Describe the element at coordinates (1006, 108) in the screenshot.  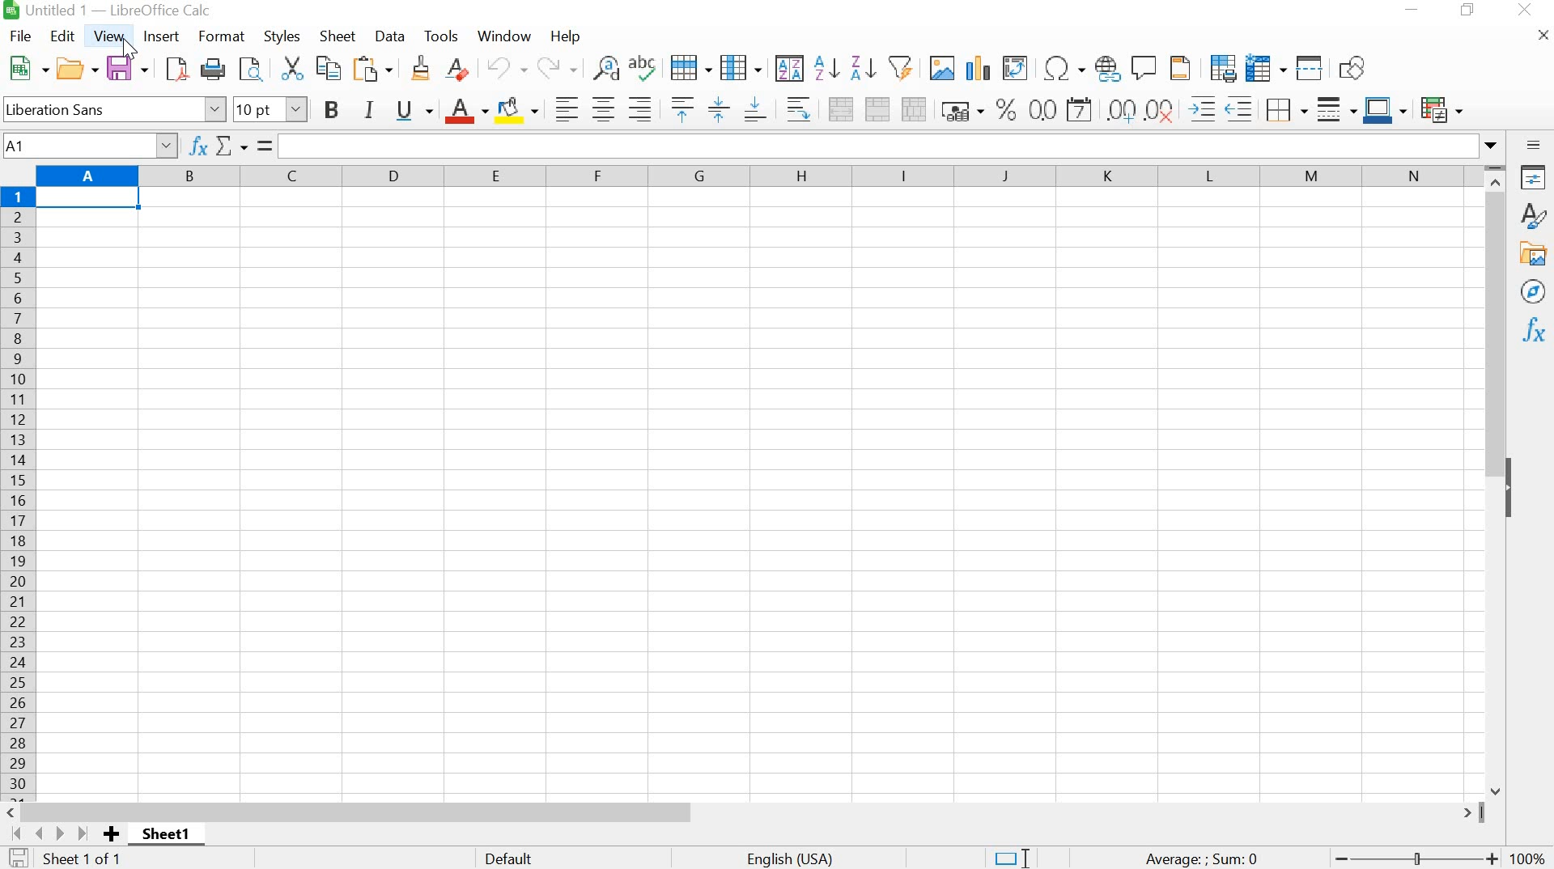
I see `FORMAT AS PERCENT` at that location.